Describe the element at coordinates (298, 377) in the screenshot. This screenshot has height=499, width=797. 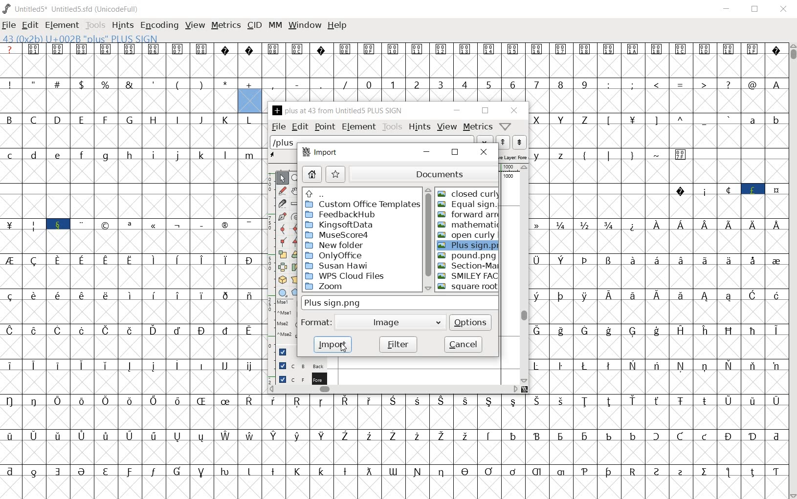
I see `foreground` at that location.